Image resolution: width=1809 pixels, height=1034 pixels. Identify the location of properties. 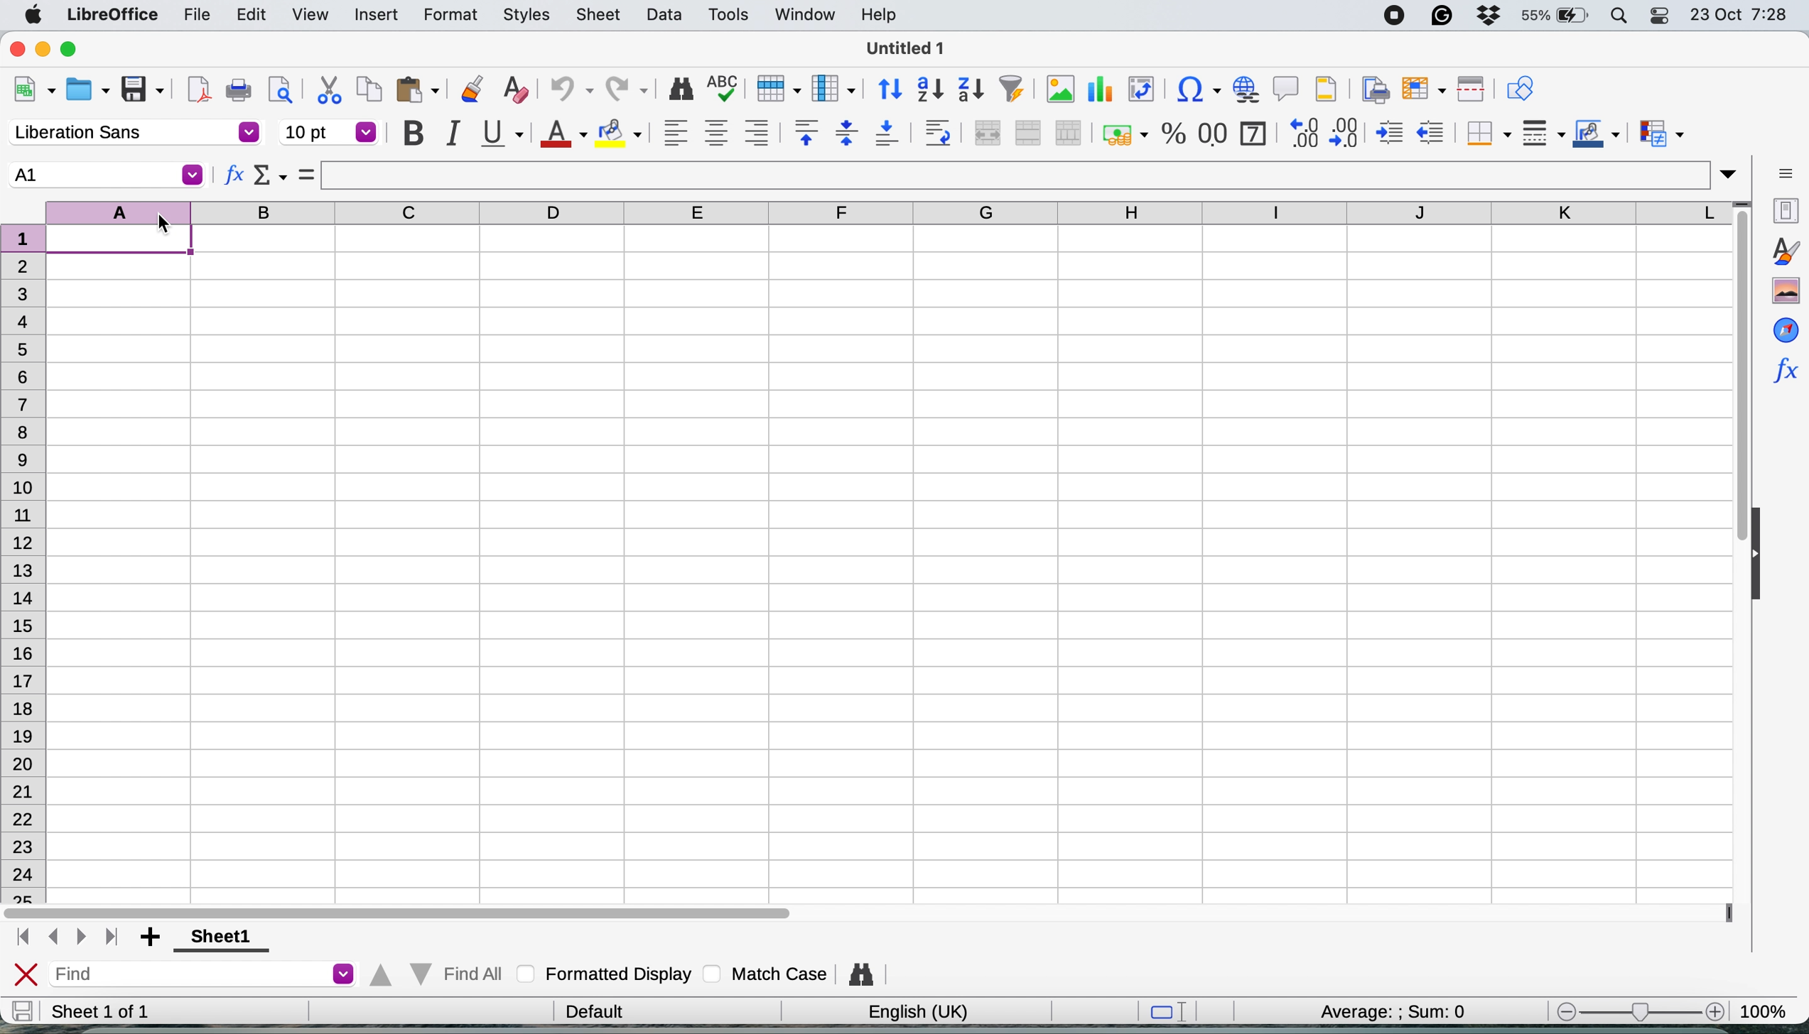
(1784, 210).